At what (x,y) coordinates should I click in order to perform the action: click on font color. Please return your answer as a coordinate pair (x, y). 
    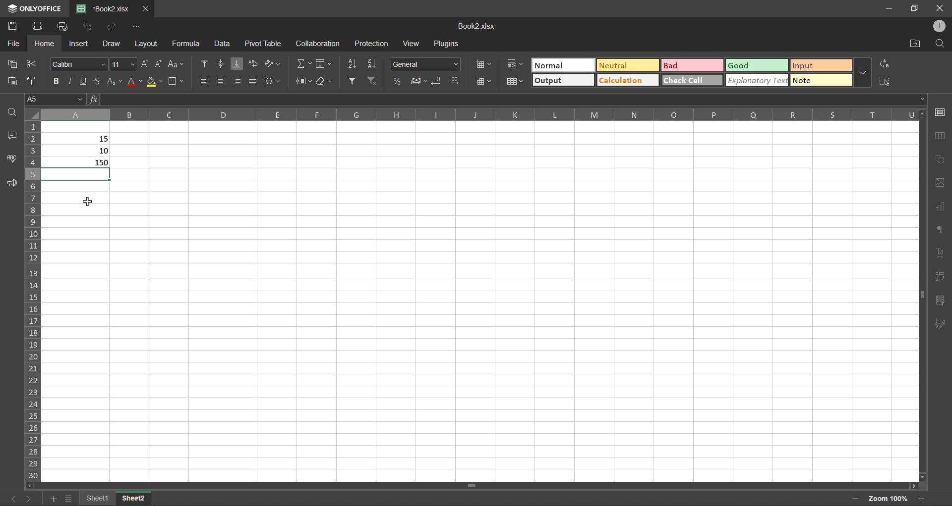
    Looking at the image, I should click on (134, 80).